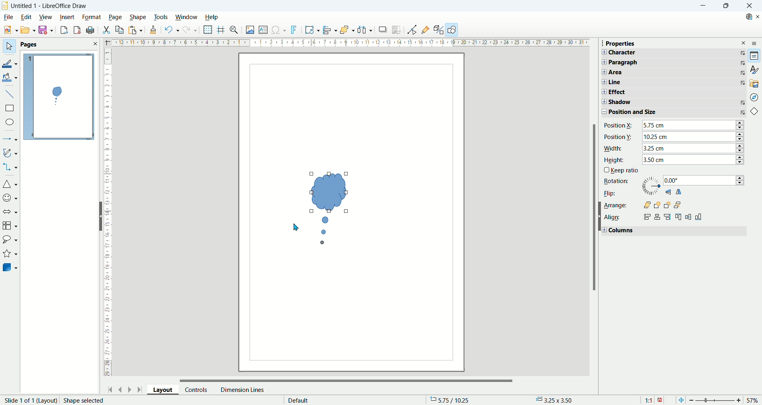 The height and width of the screenshot is (405, 762). Describe the element at coordinates (347, 378) in the screenshot. I see `Horizontal scroll bar` at that location.